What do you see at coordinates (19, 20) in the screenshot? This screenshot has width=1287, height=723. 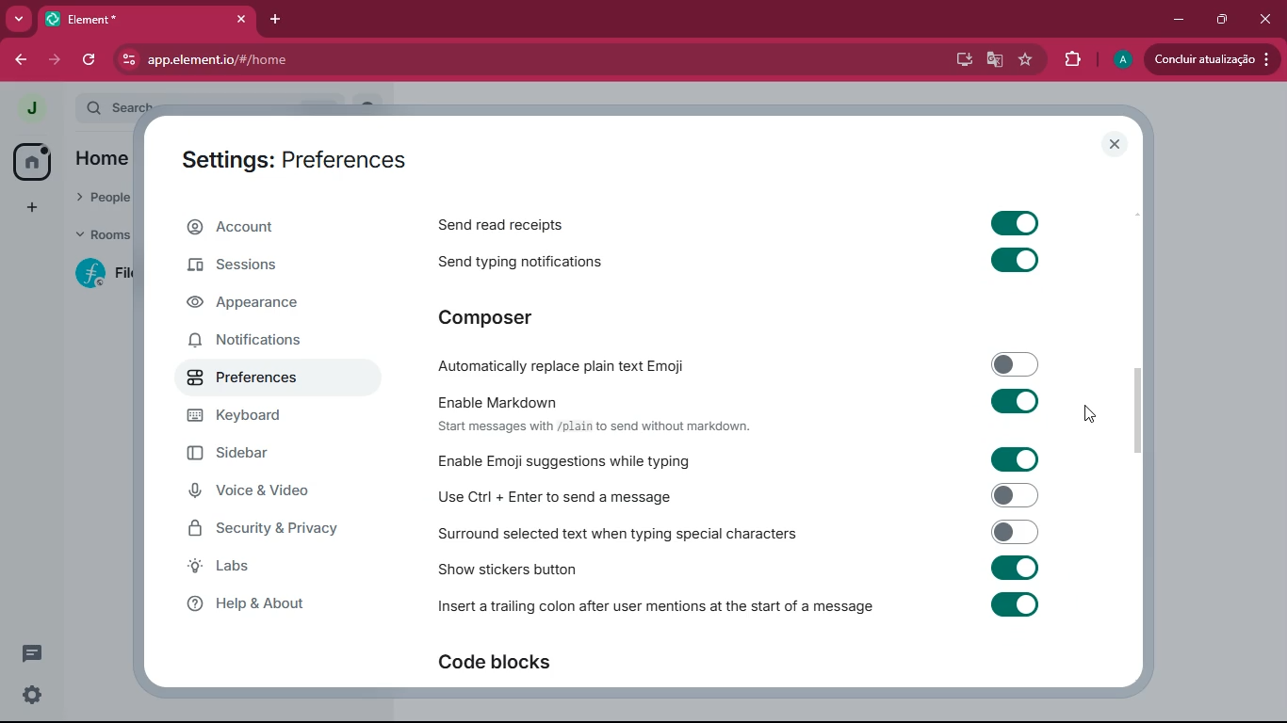 I see `more` at bounding box center [19, 20].